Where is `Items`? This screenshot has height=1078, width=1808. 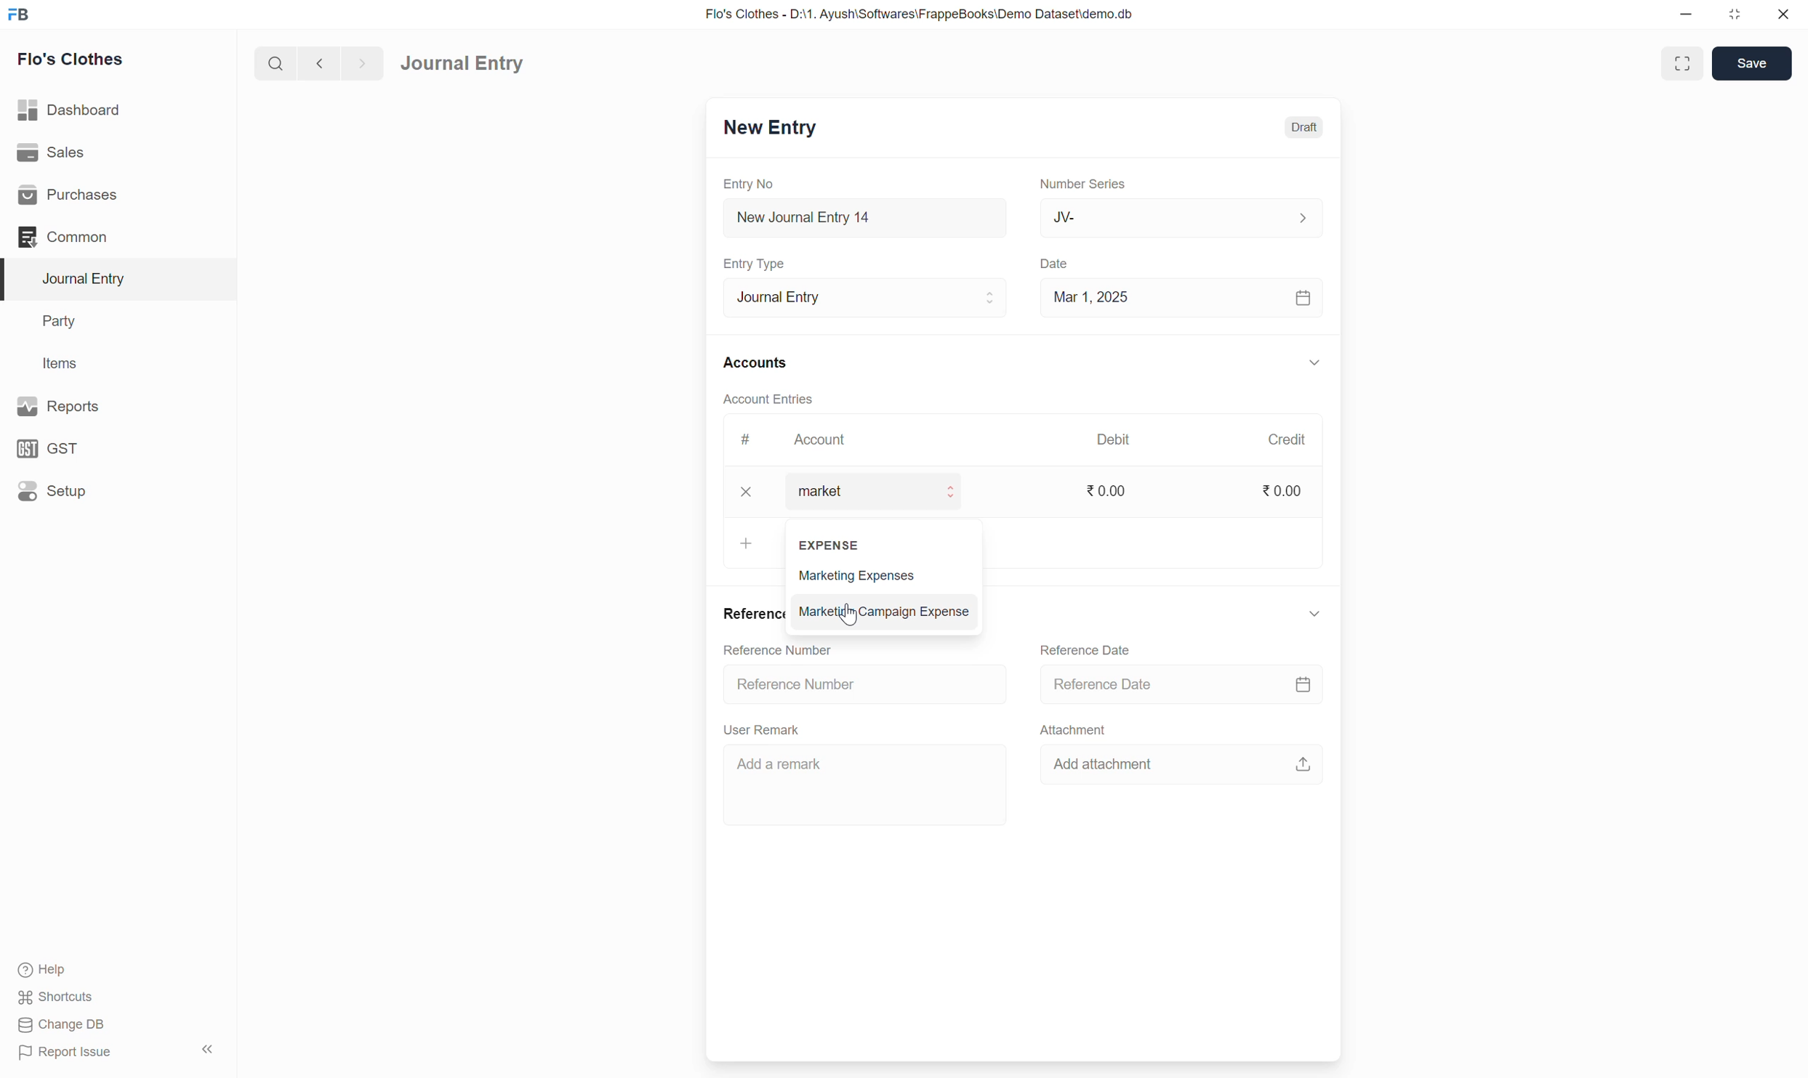 Items is located at coordinates (59, 362).